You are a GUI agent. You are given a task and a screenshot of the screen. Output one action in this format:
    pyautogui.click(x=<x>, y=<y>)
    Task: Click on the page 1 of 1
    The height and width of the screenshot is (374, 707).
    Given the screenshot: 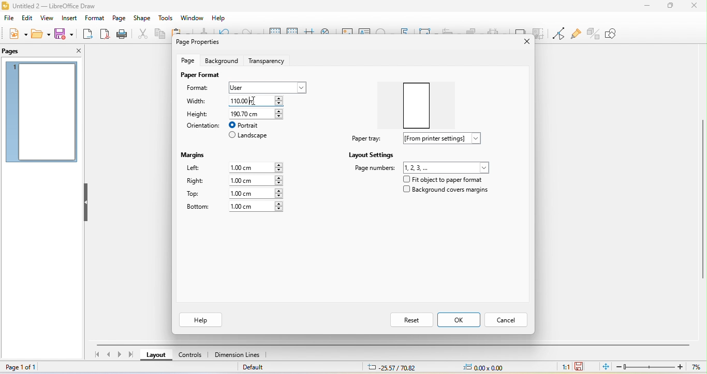 What is the action you would take?
    pyautogui.click(x=26, y=367)
    